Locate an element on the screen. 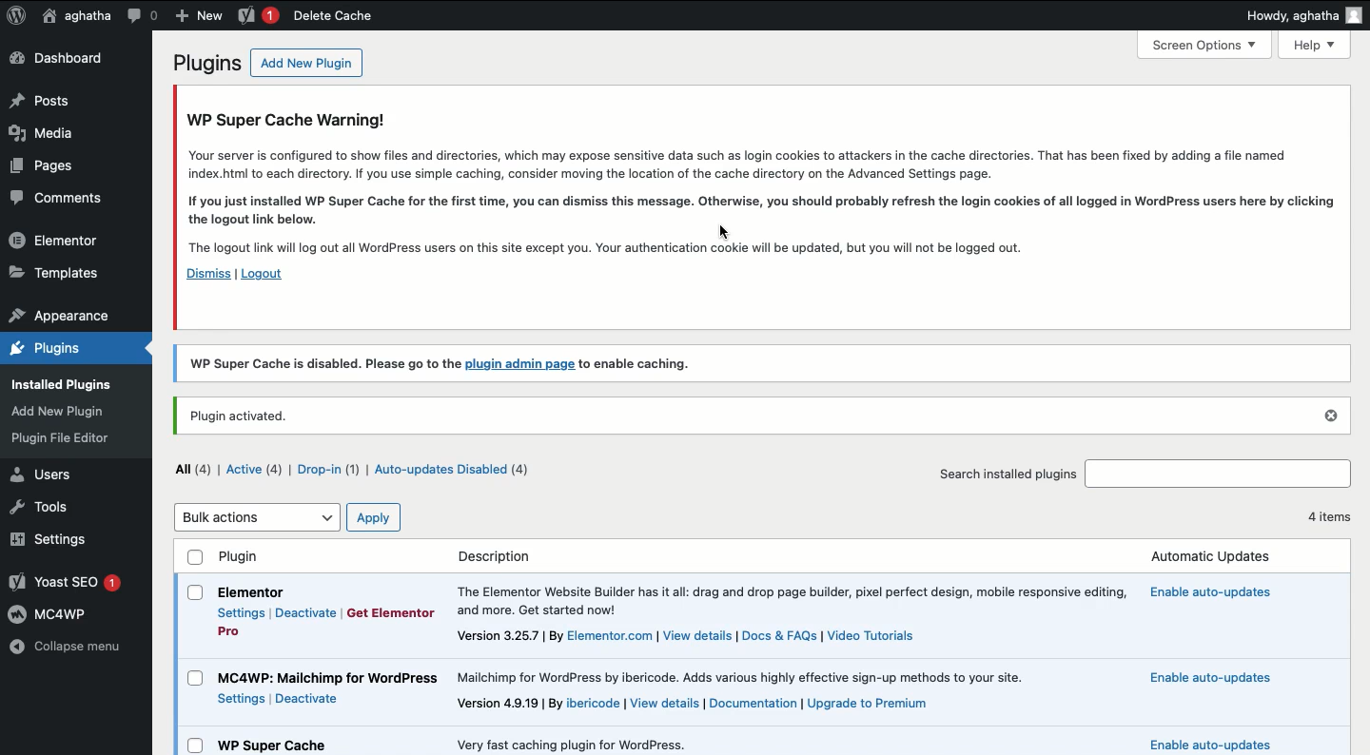 Image resolution: width=1370 pixels, height=755 pixels. Settings is located at coordinates (57, 540).